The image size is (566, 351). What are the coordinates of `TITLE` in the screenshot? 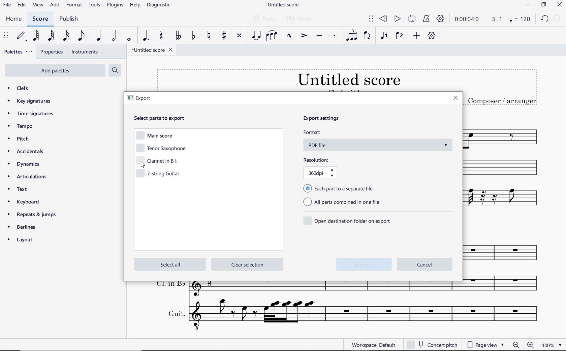 It's located at (307, 79).